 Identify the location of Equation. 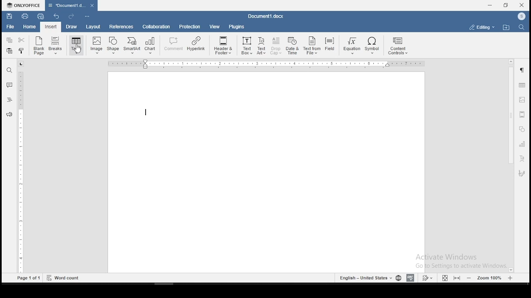
(351, 46).